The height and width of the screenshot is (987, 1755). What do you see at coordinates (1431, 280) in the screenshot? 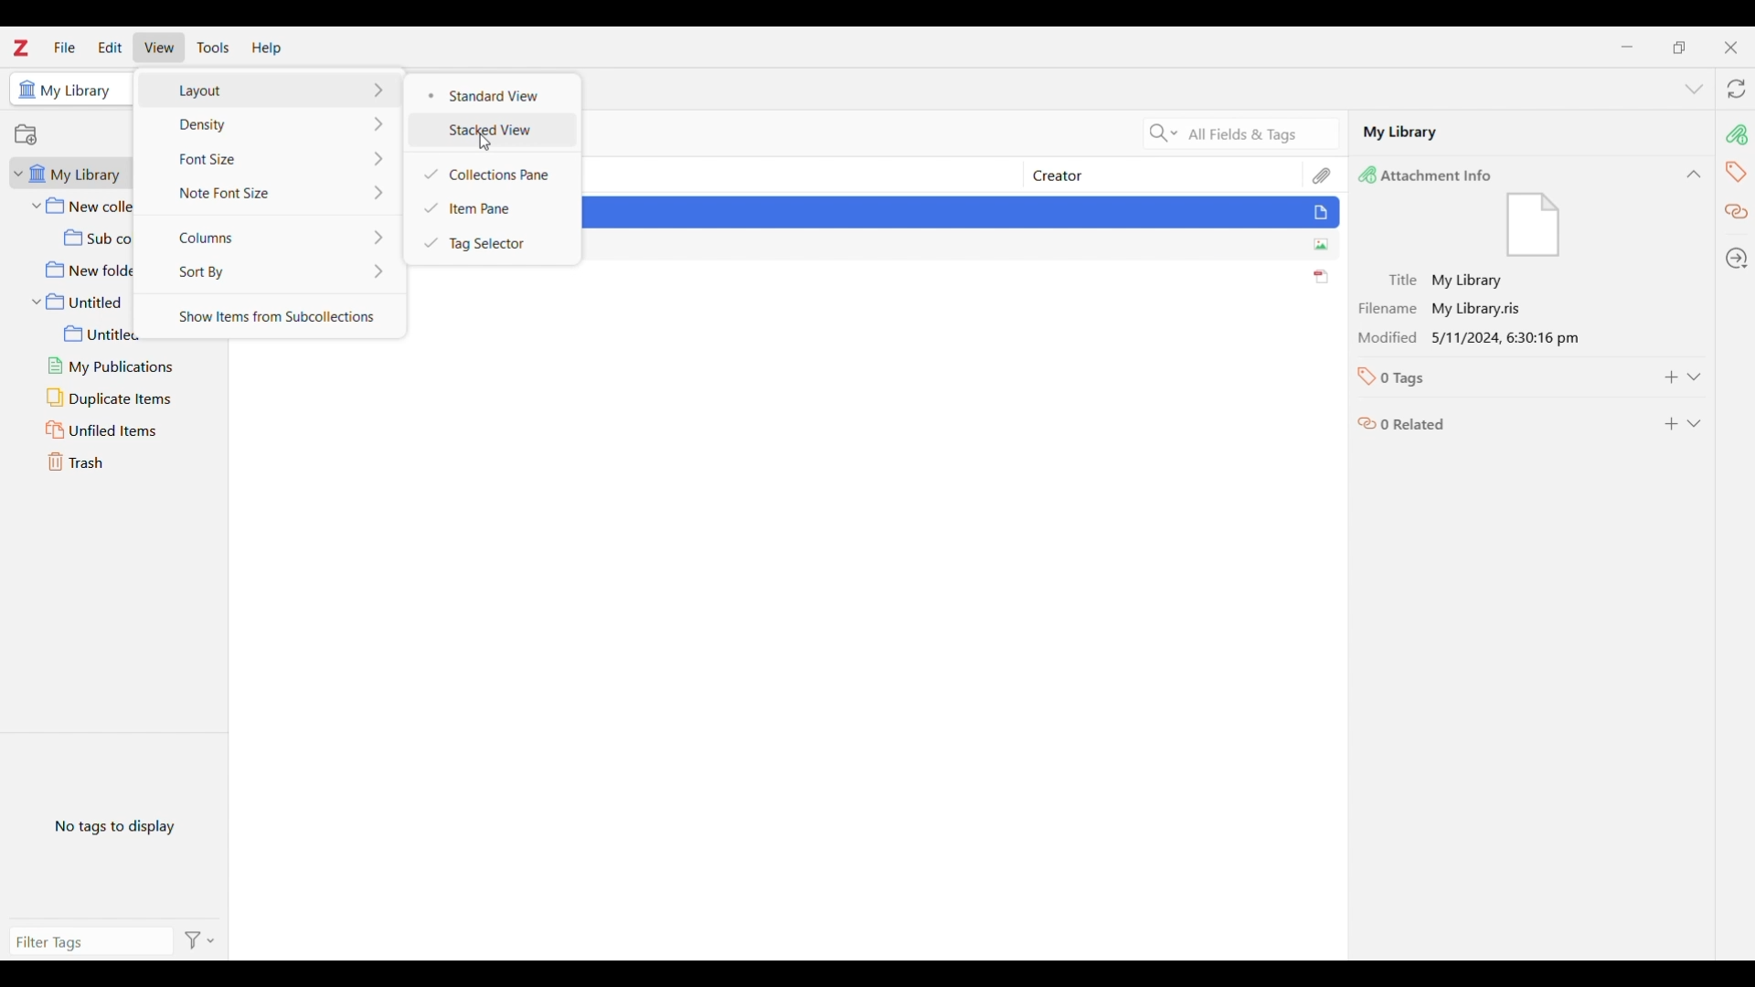
I see `Title of selected file` at bounding box center [1431, 280].